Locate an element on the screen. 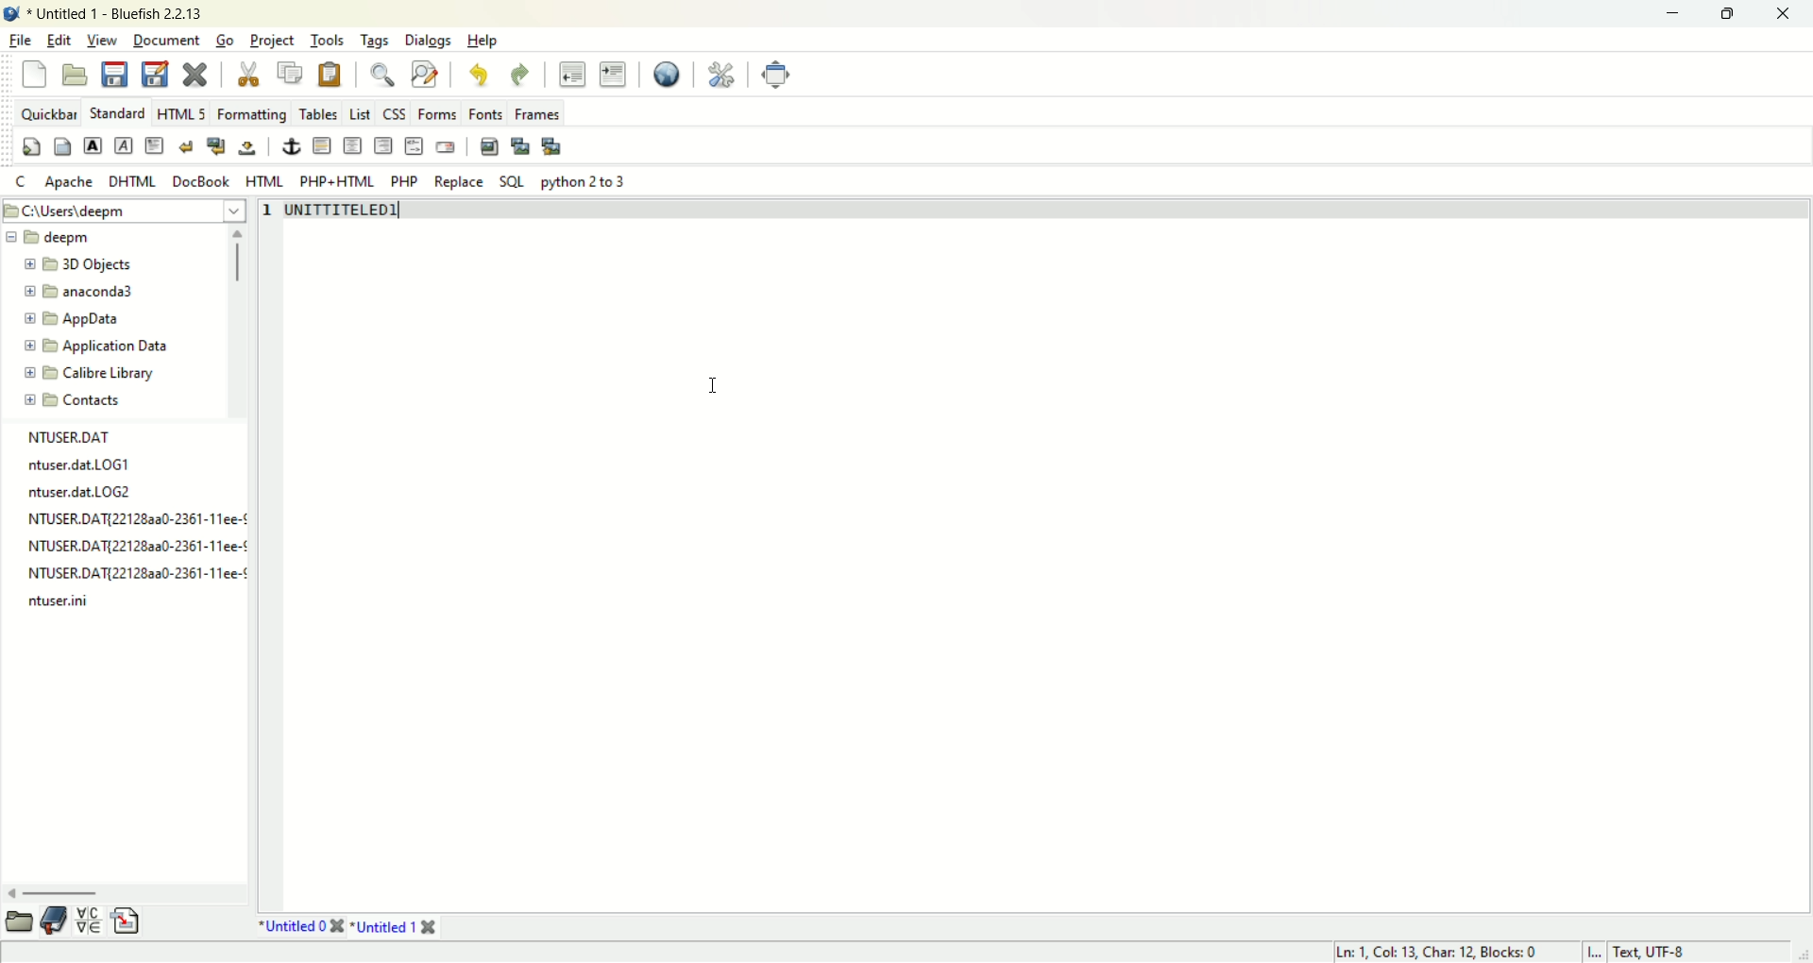 Image resolution: width=1813 pixels, height=963 pixels. center is located at coordinates (355, 146).